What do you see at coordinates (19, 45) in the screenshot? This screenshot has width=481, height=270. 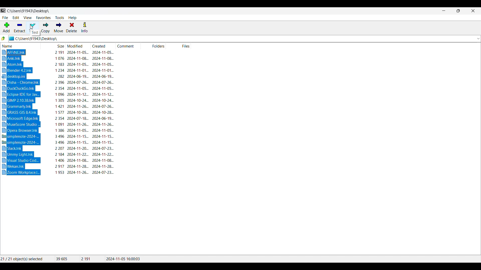 I see `Name column` at bounding box center [19, 45].